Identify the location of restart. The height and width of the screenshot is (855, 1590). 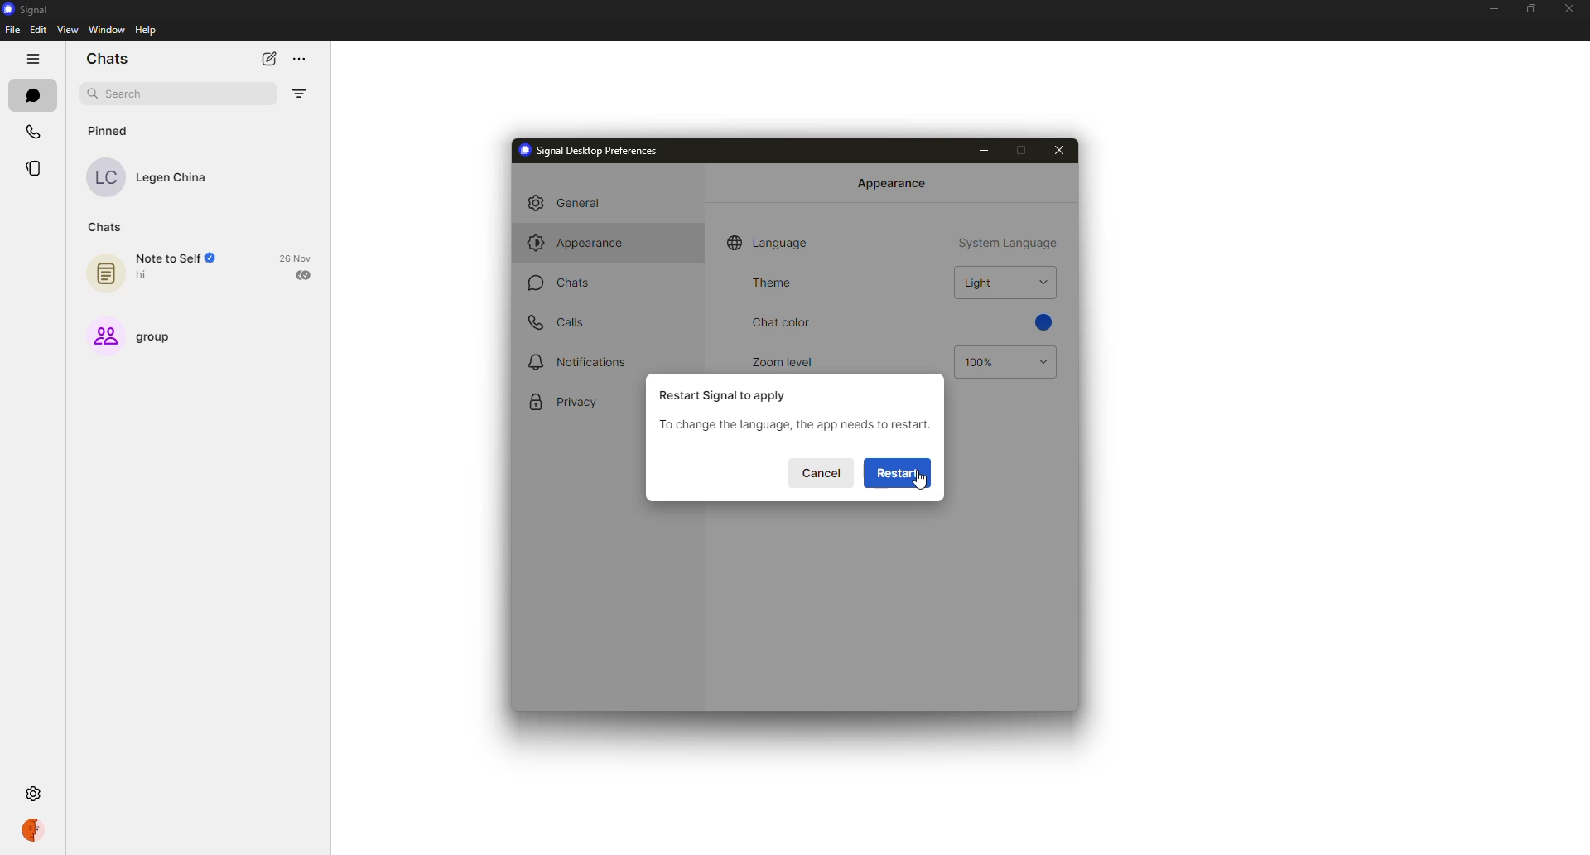
(900, 473).